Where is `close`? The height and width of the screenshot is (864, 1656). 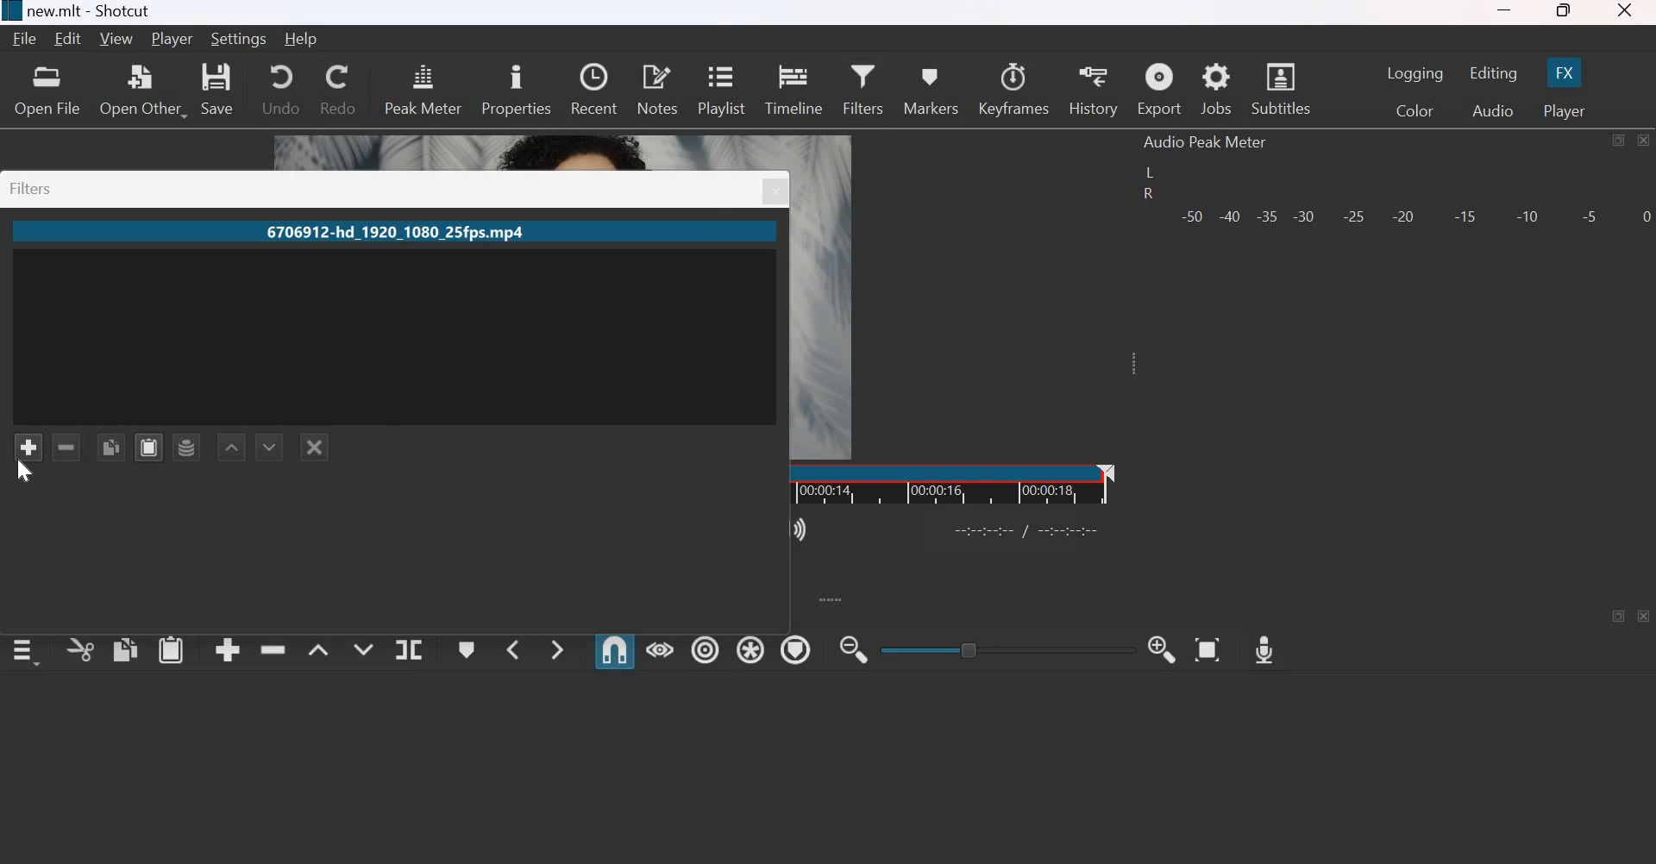 close is located at coordinates (1642, 140).